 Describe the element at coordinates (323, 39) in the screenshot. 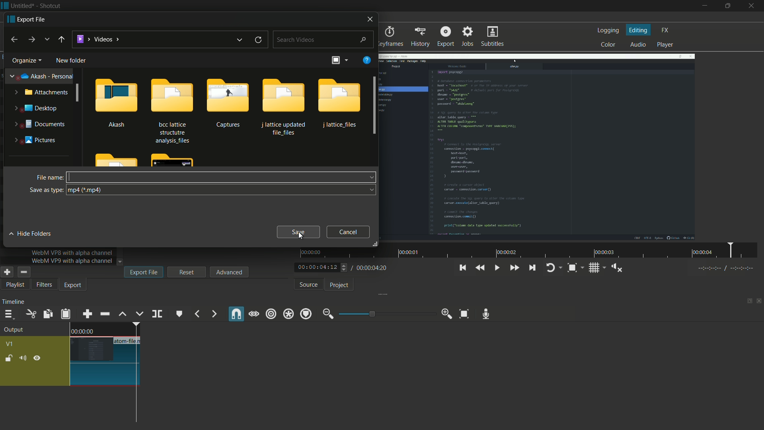

I see `search videos bar` at that location.